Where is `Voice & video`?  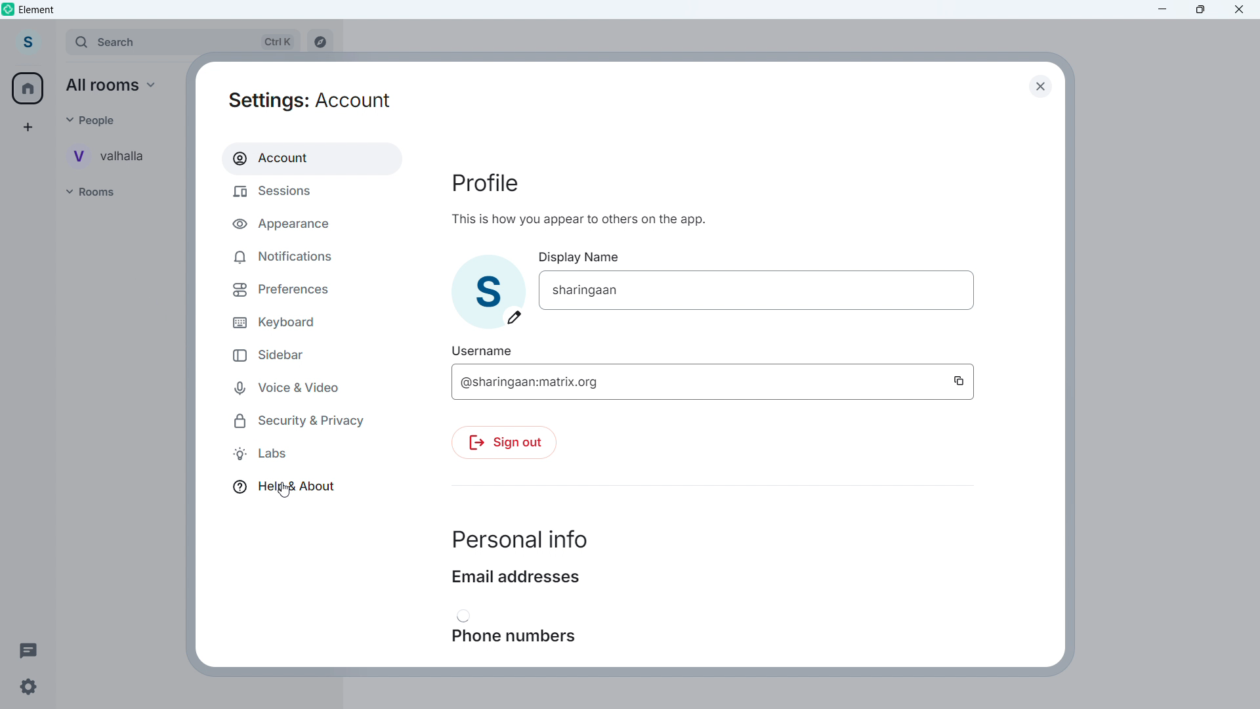 Voice & video is located at coordinates (285, 387).